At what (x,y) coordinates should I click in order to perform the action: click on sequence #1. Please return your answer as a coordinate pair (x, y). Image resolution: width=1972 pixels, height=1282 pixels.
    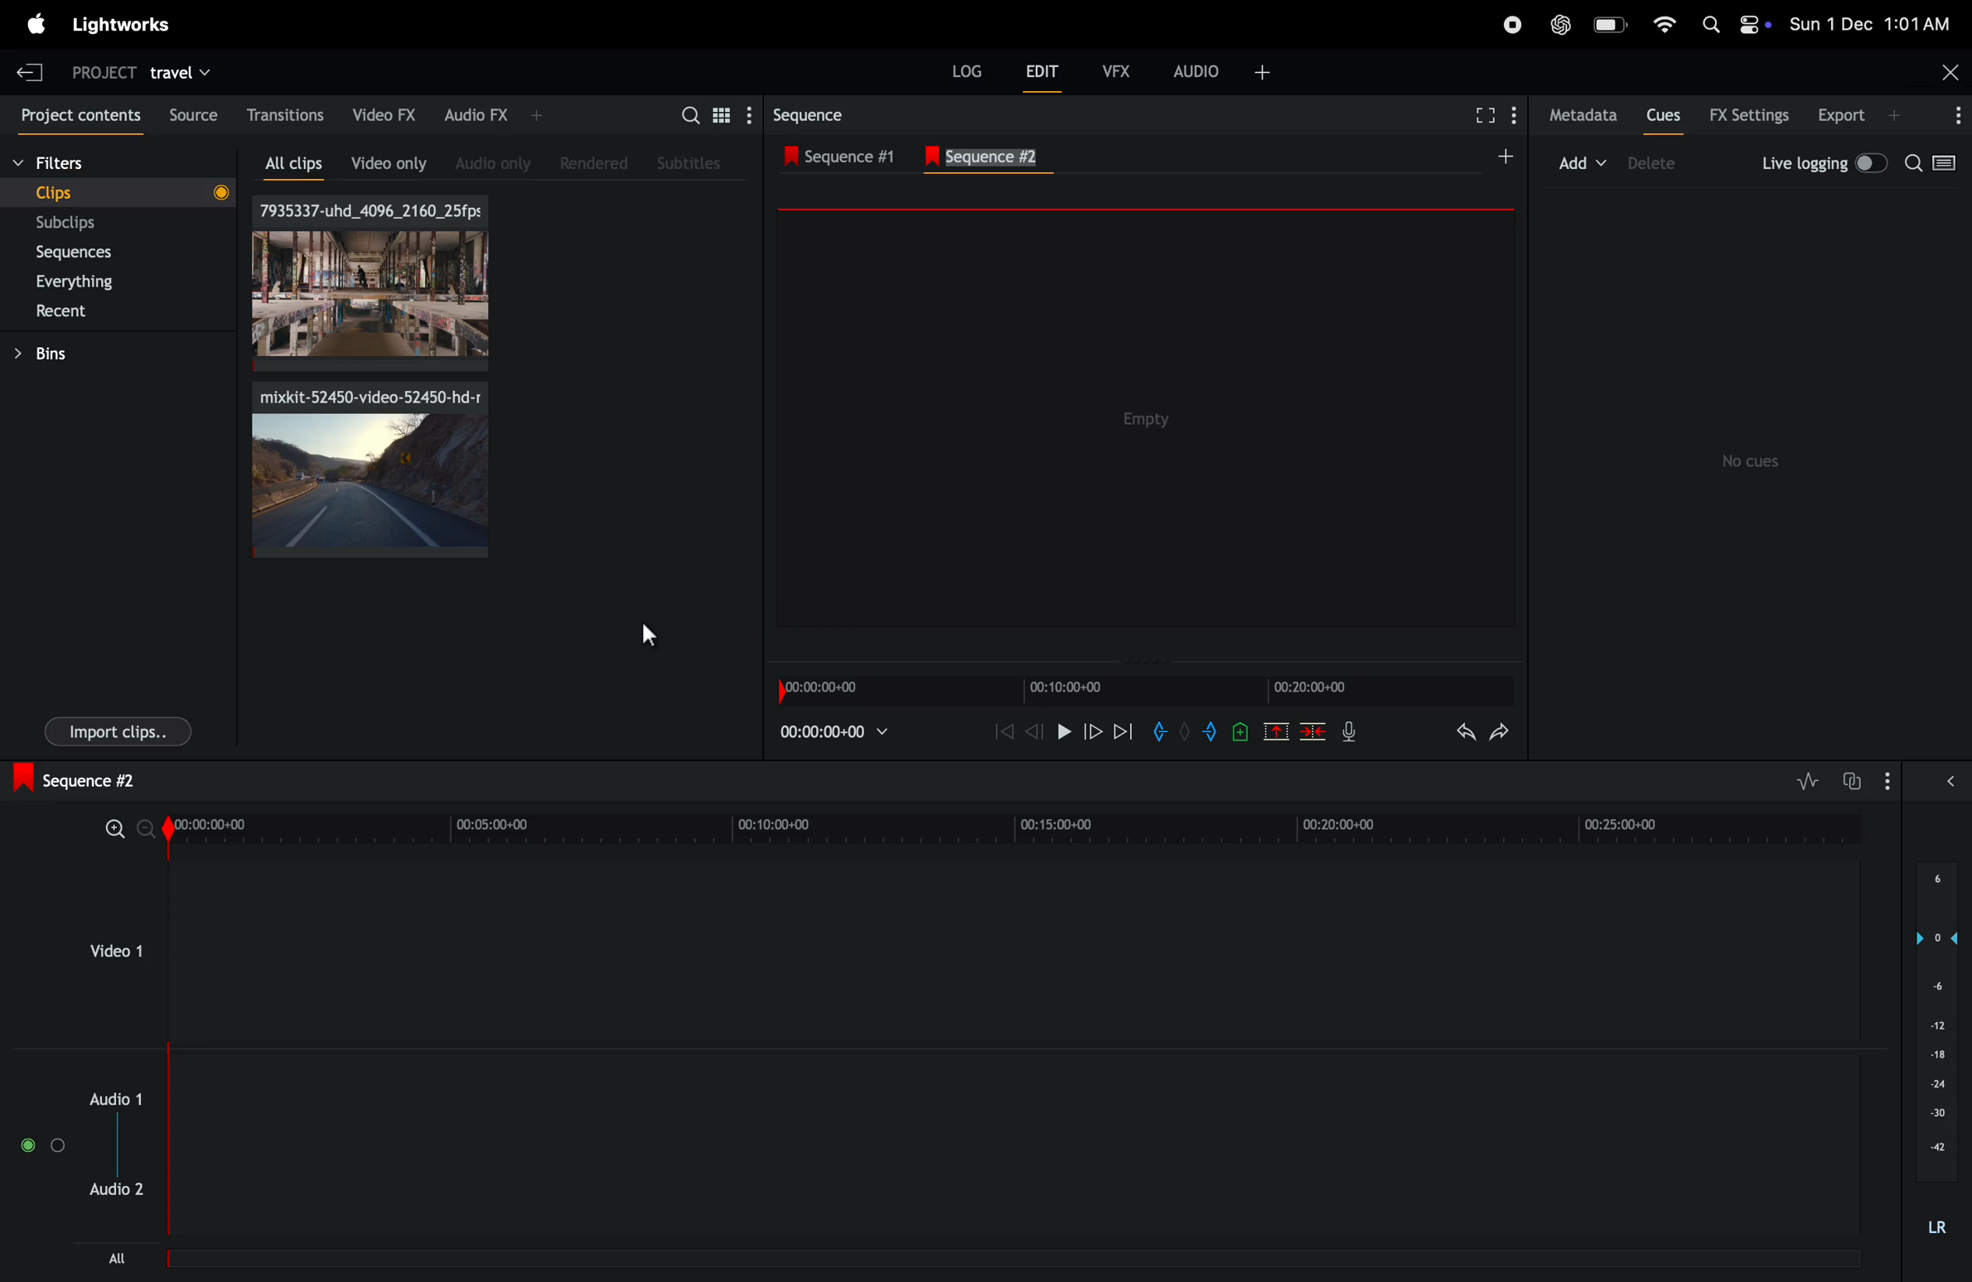
    Looking at the image, I should click on (856, 156).